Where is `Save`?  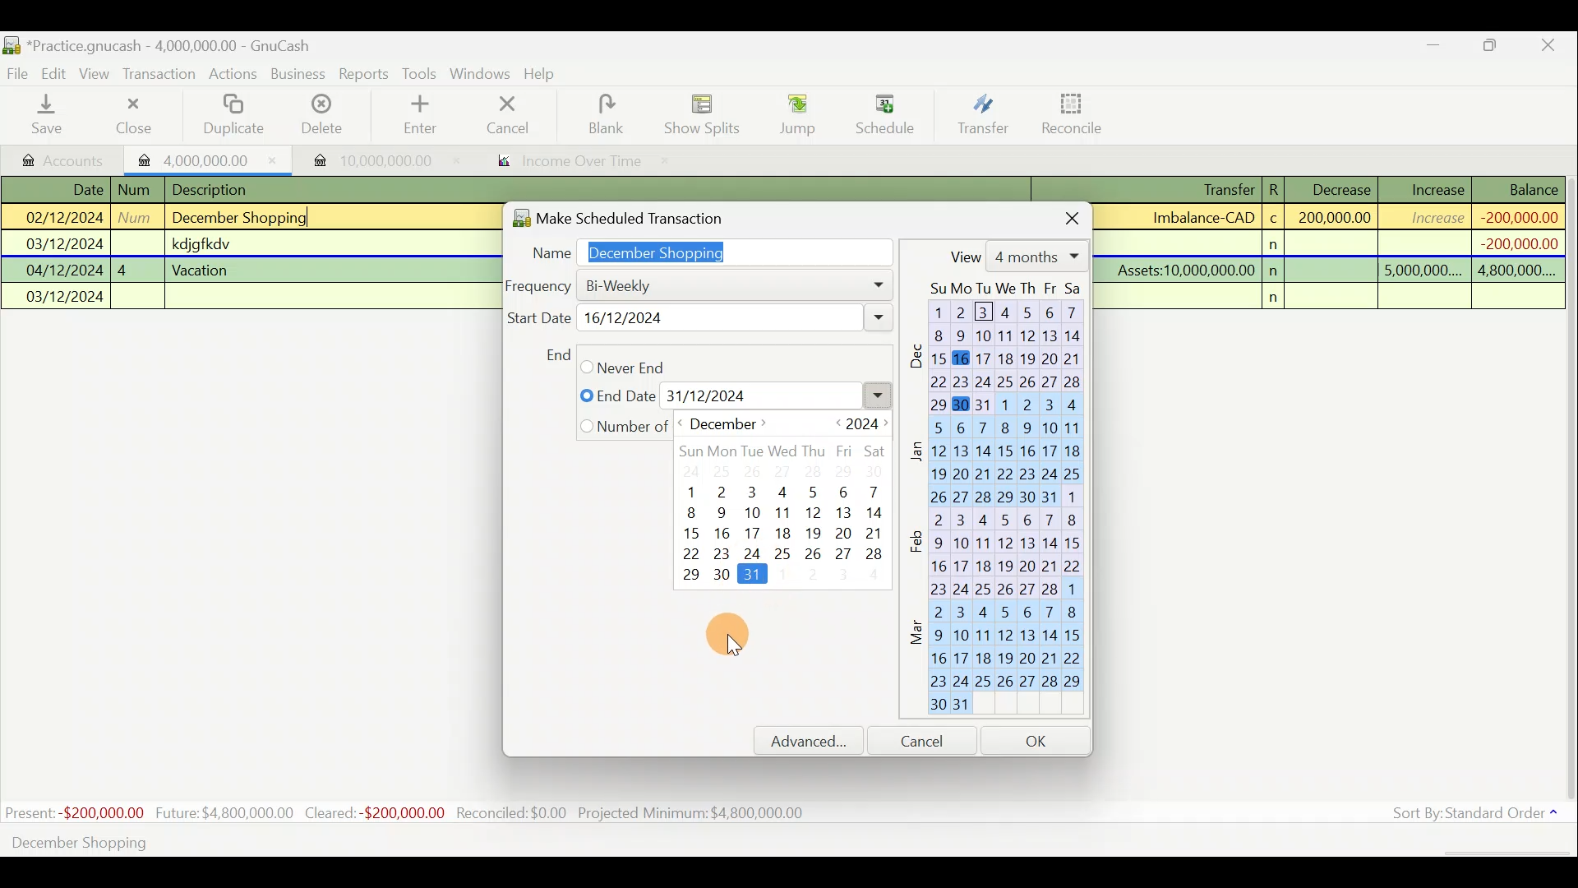 Save is located at coordinates (50, 114).